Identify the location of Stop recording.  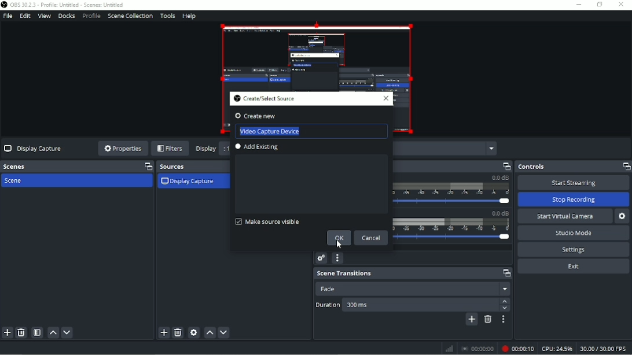
(572, 199).